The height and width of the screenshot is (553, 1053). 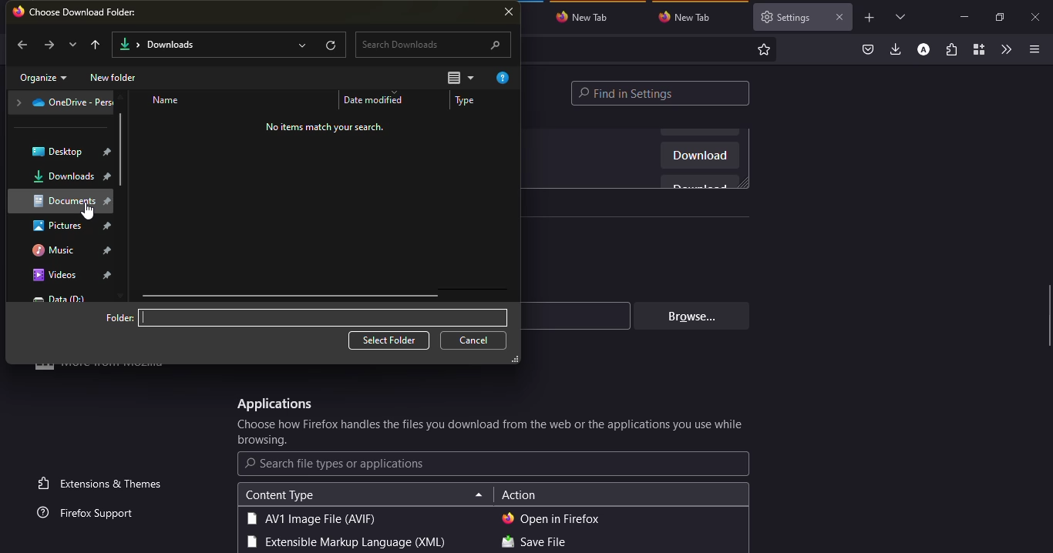 What do you see at coordinates (460, 79) in the screenshot?
I see `sort` at bounding box center [460, 79].